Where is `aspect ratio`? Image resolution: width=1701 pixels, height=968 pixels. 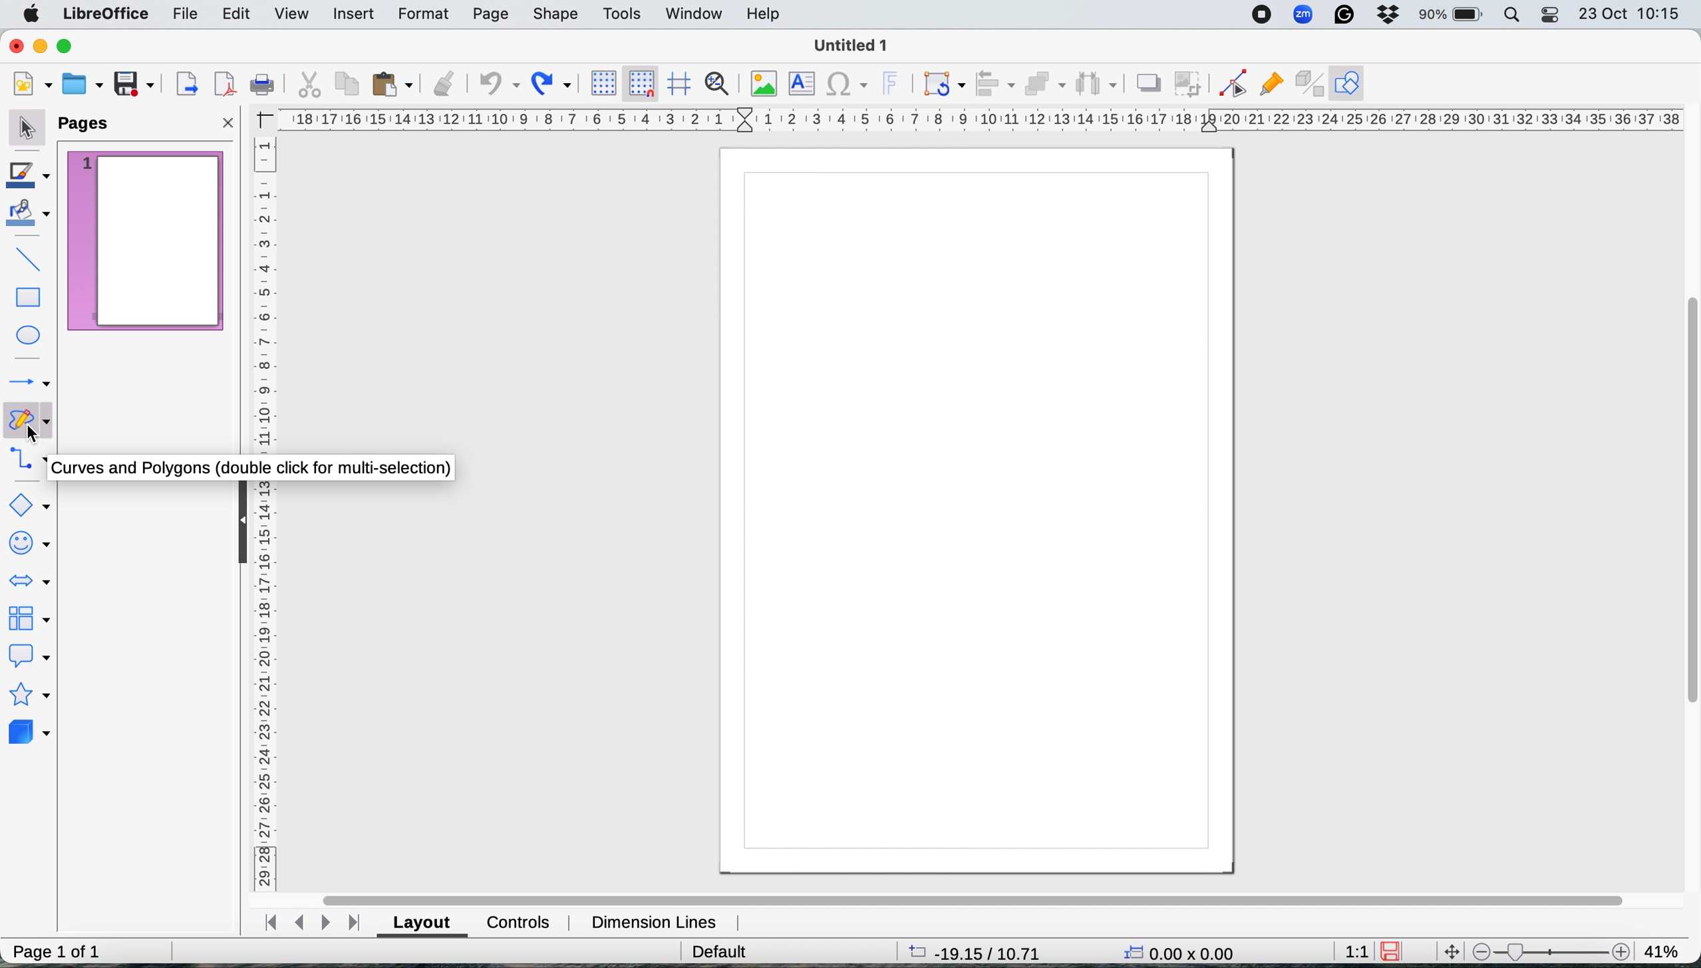
aspect ratio is located at coordinates (1352, 951).